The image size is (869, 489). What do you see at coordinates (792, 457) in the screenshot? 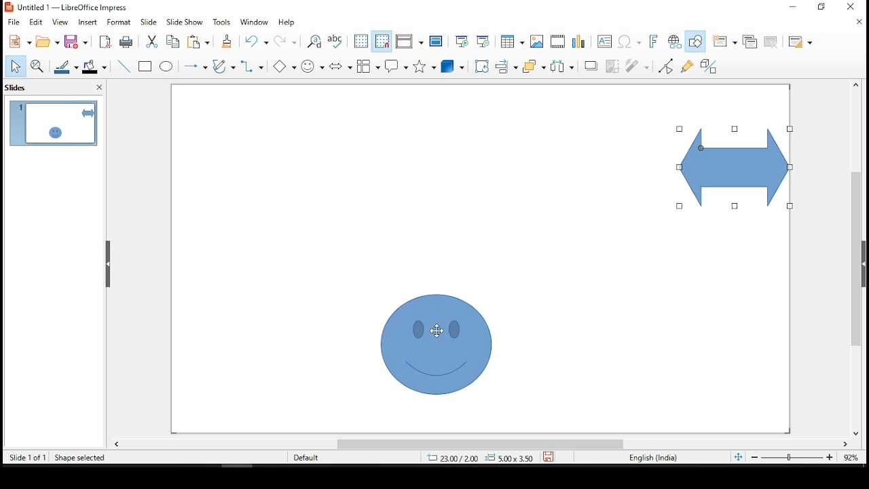
I see `zoom slider` at bounding box center [792, 457].